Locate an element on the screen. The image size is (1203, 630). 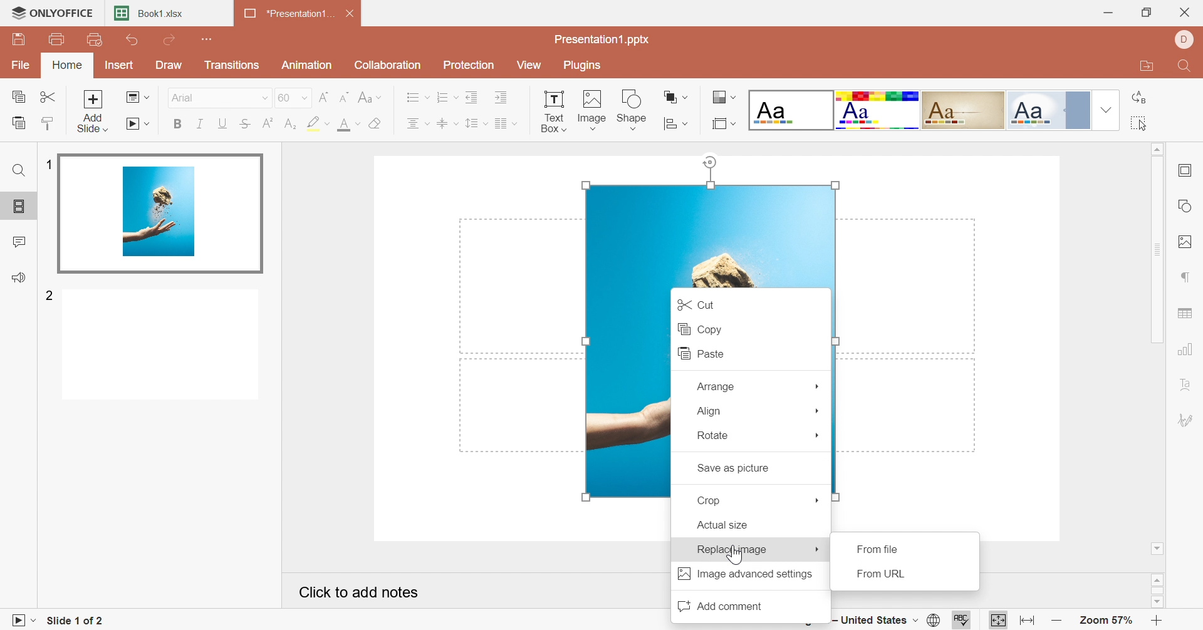
Drop Down is located at coordinates (818, 550).